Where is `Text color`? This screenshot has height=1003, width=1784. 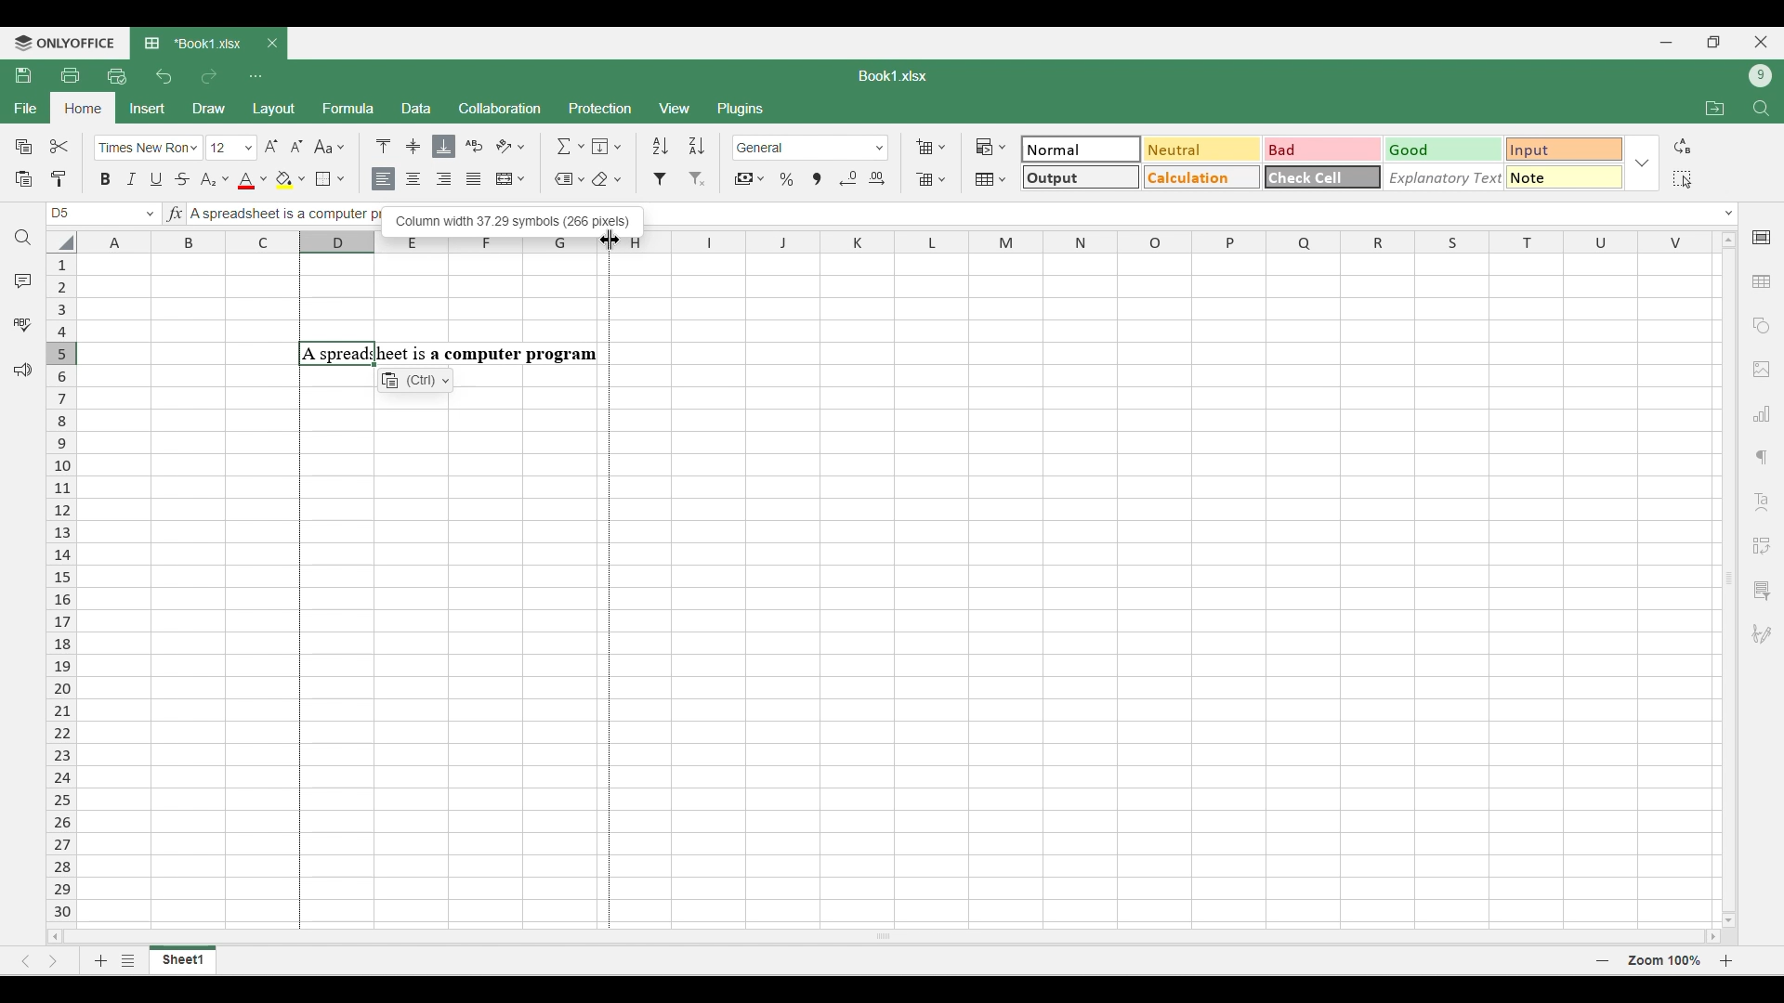
Text color is located at coordinates (252, 181).